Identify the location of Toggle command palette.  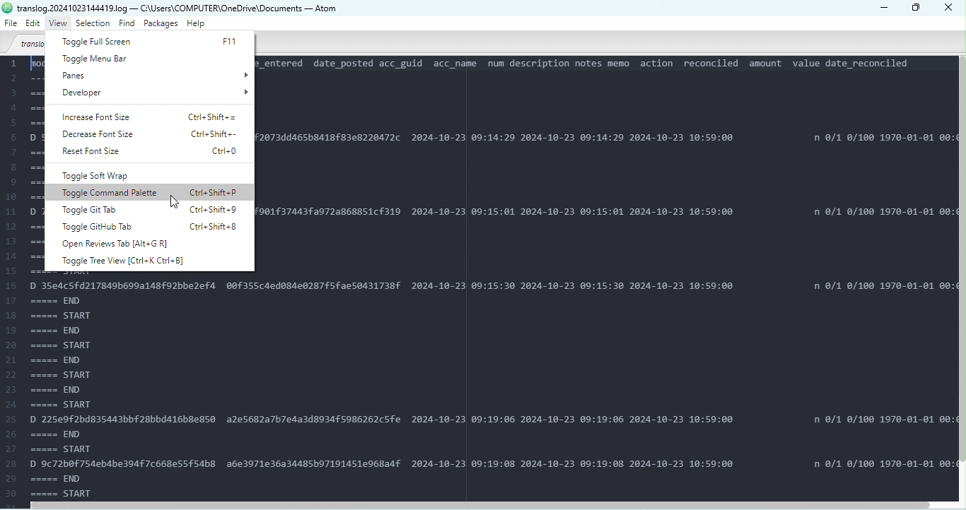
(149, 194).